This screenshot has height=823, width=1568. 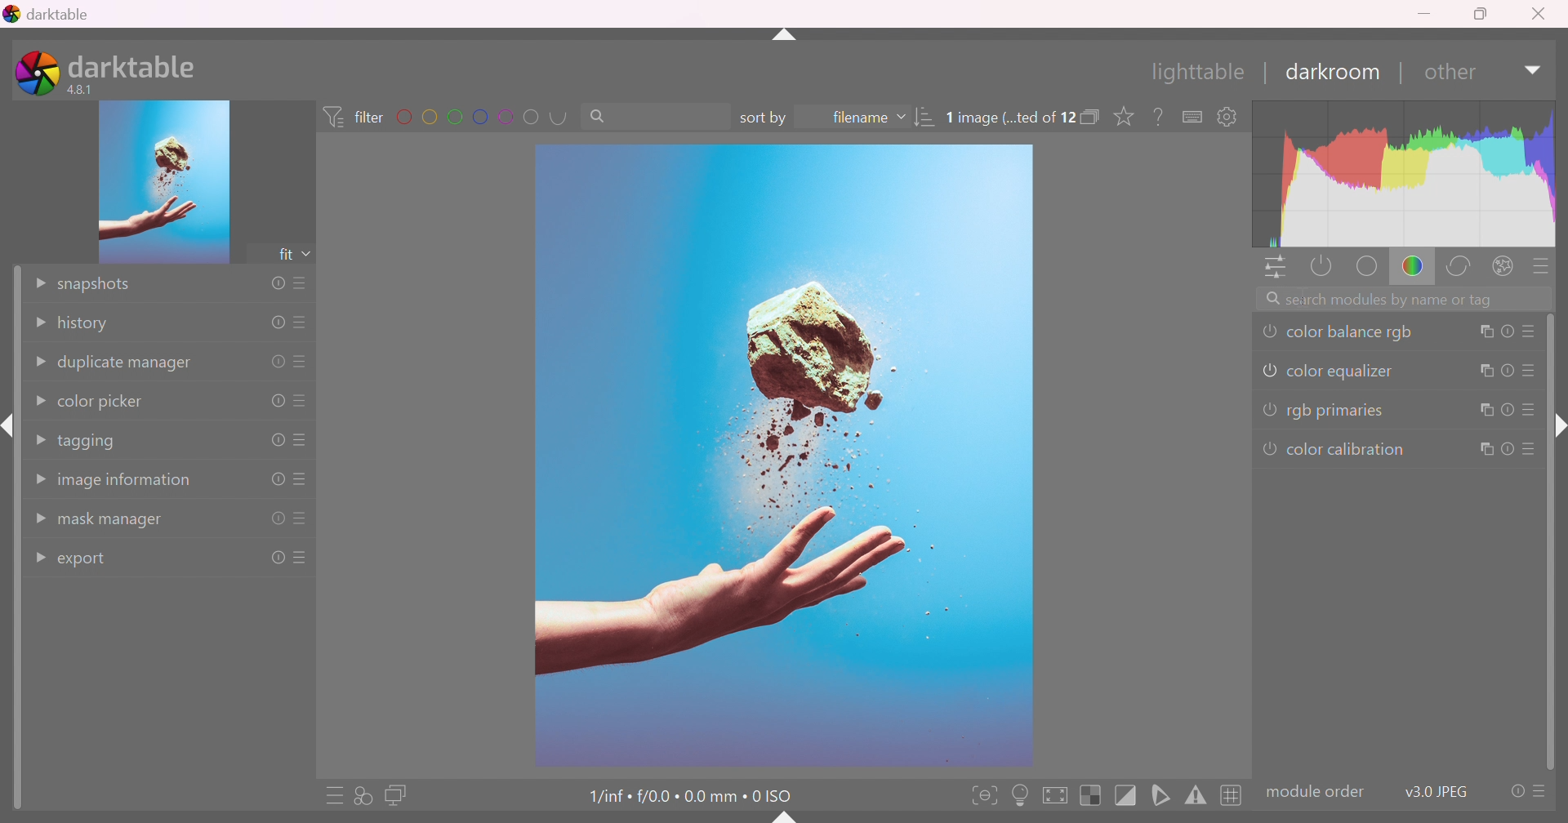 I want to click on shift+ctrl+r, so click(x=1558, y=423).